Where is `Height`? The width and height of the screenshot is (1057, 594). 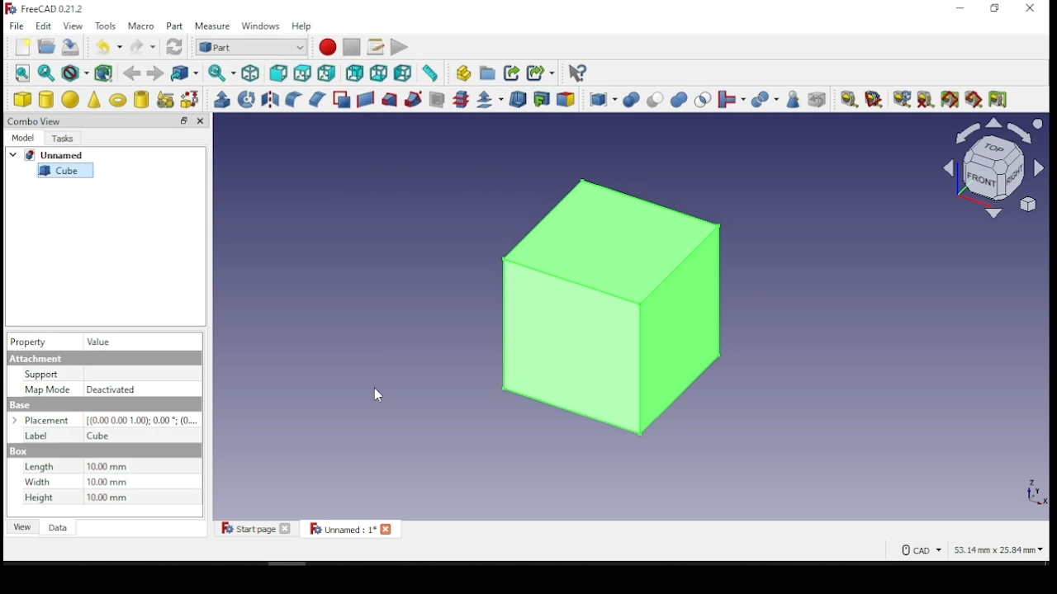
Height is located at coordinates (37, 497).